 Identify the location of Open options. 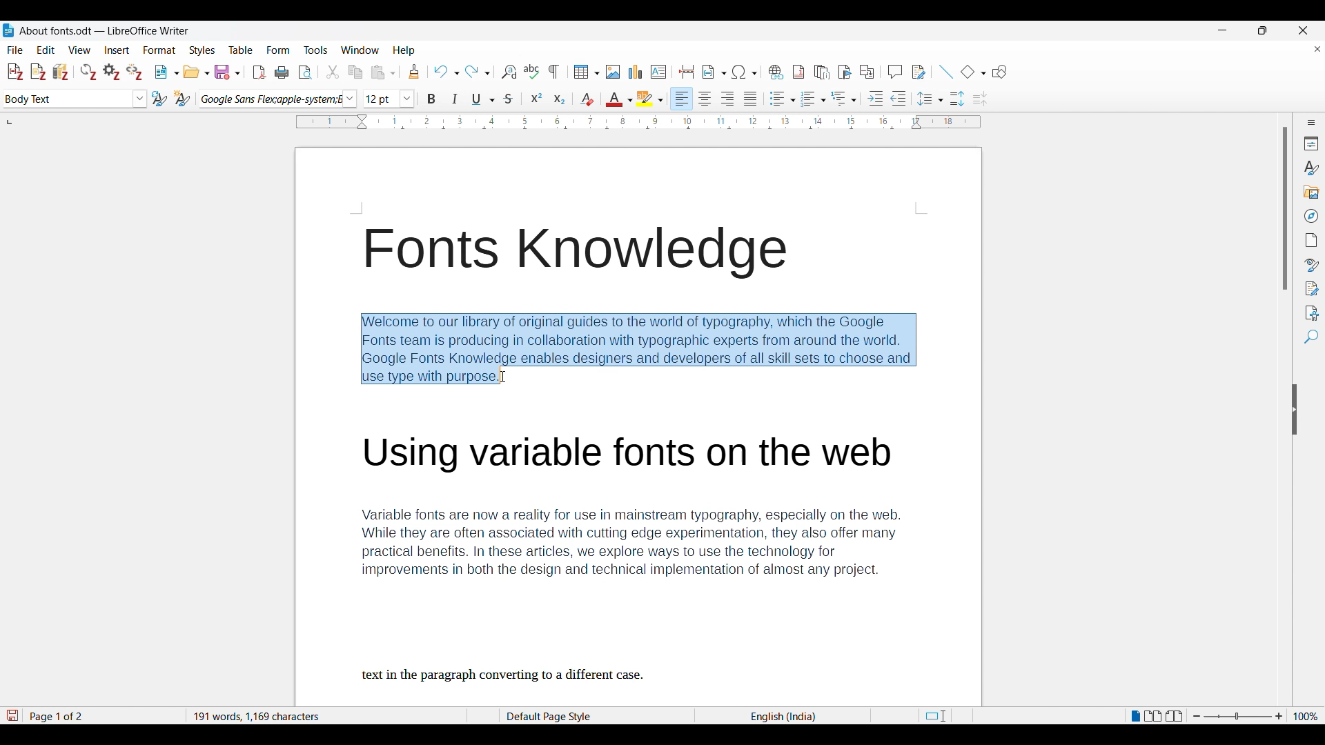
(196, 72).